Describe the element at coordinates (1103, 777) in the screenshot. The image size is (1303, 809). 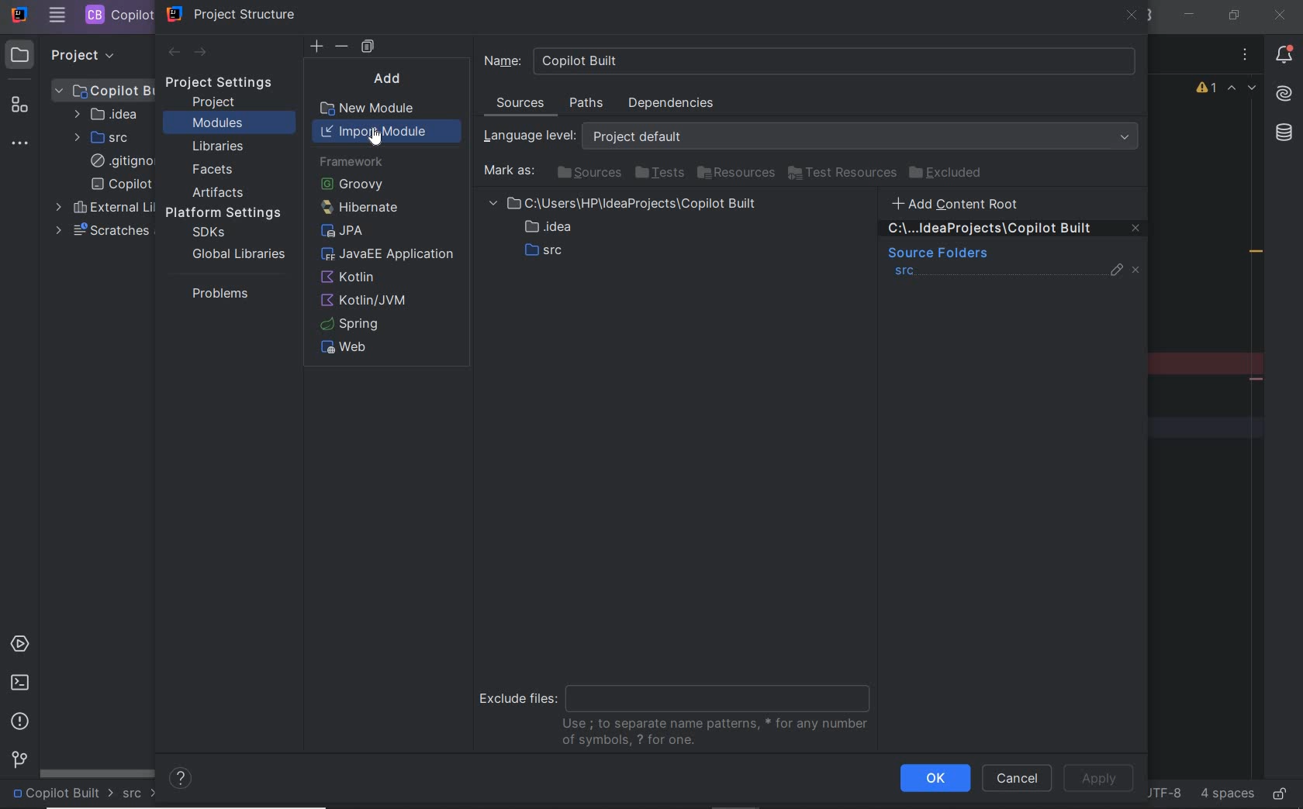
I see `apply` at that location.